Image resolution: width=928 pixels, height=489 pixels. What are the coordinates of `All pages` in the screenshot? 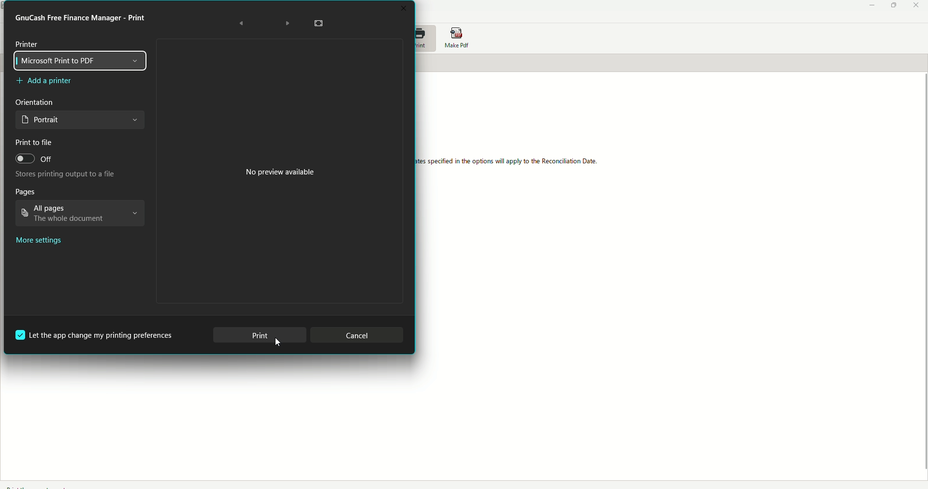 It's located at (81, 216).